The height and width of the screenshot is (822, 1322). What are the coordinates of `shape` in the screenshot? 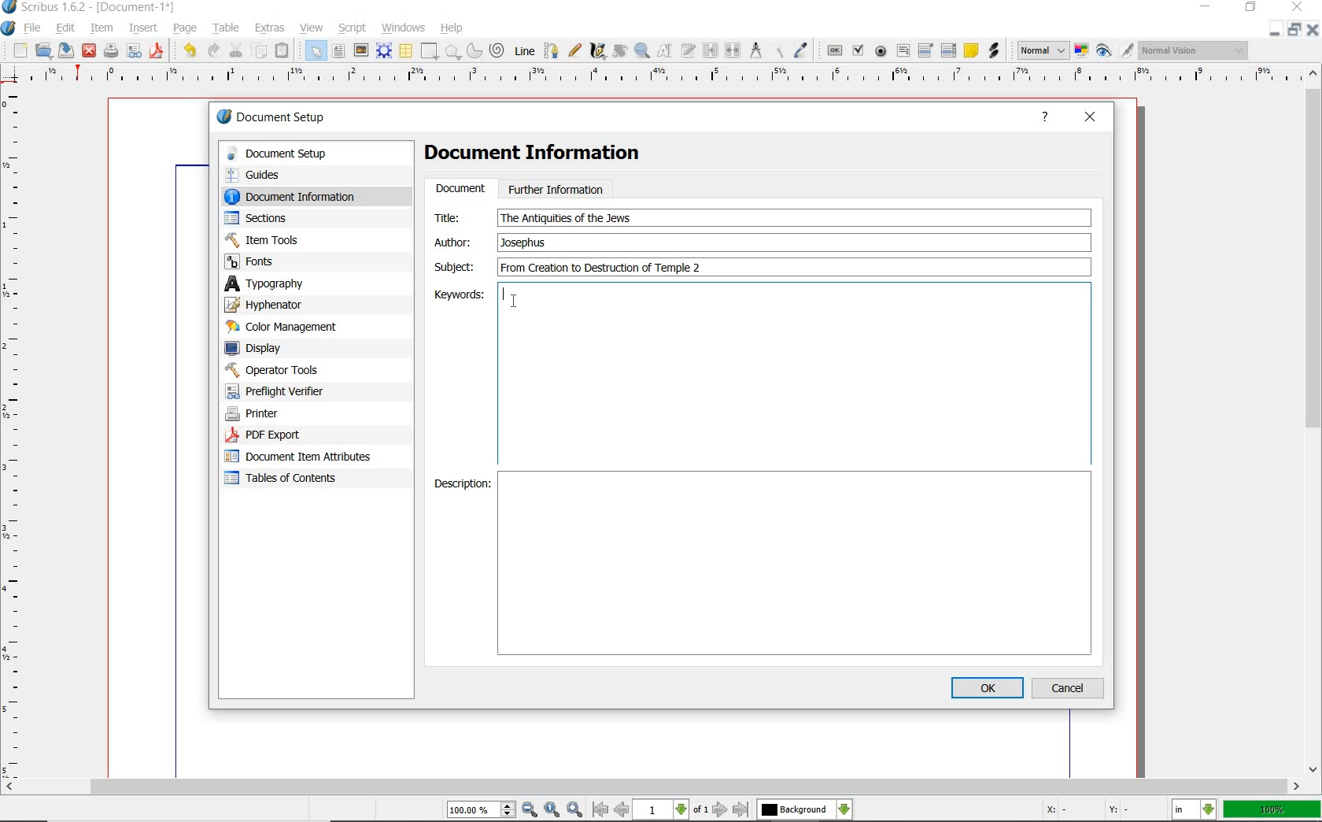 It's located at (452, 51).